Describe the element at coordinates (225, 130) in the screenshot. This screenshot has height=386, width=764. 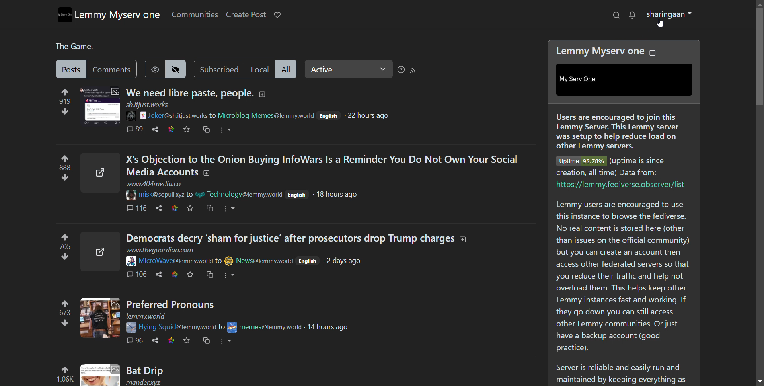
I see `more` at that location.